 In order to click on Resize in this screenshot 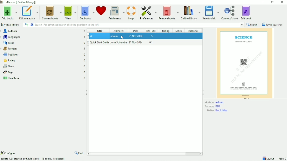, I will do `click(86, 93)`.